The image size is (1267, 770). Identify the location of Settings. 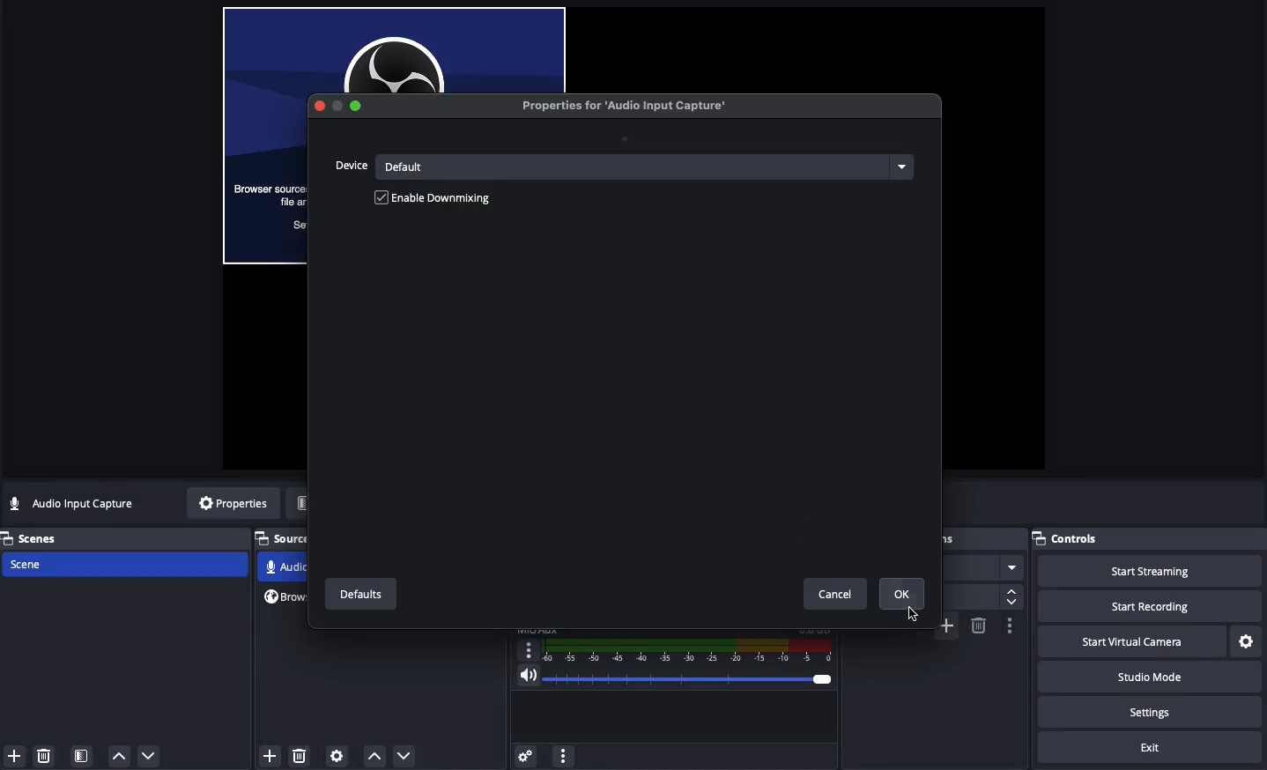
(1151, 713).